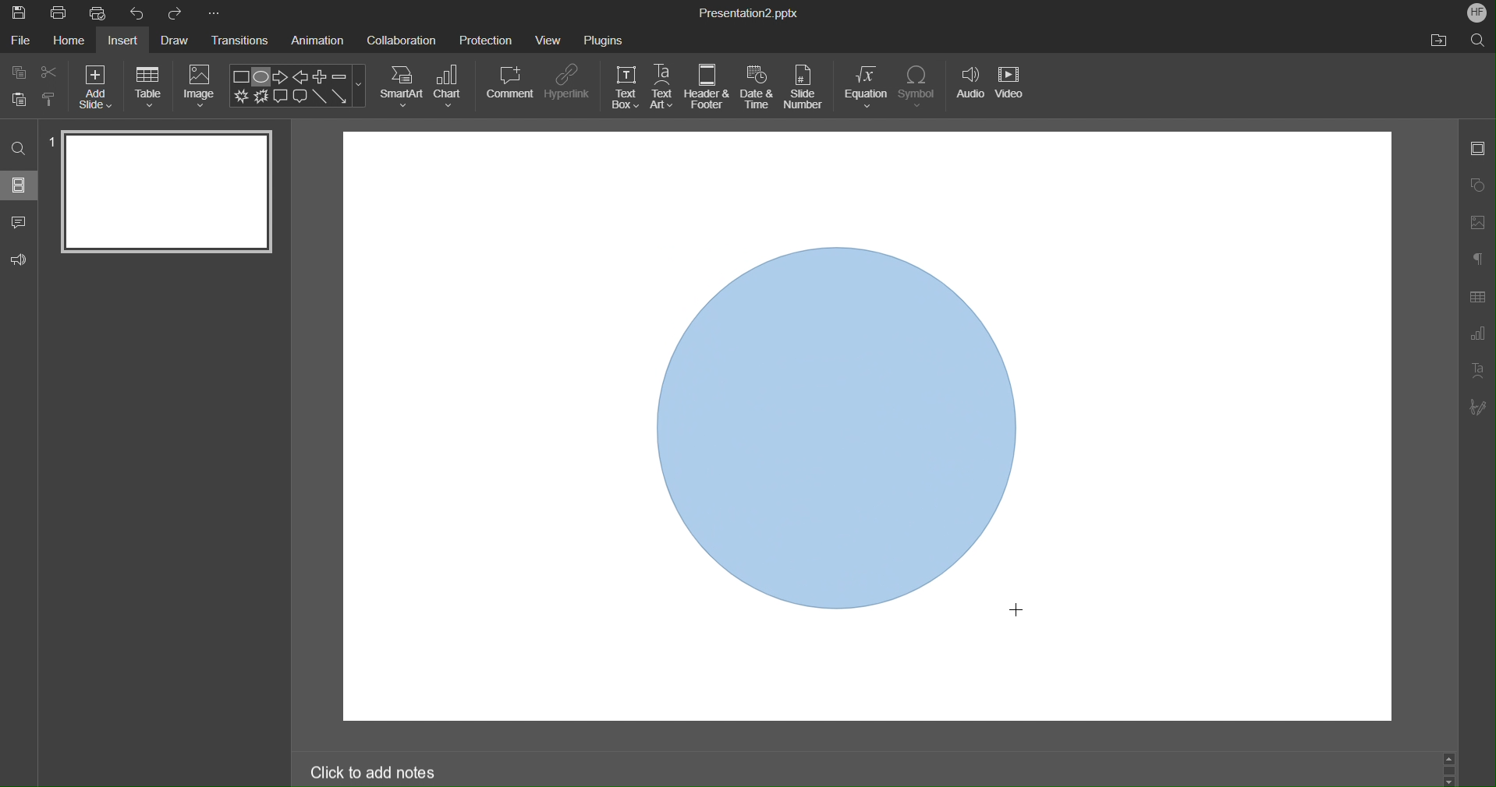  I want to click on Header & Footer, so click(707, 87).